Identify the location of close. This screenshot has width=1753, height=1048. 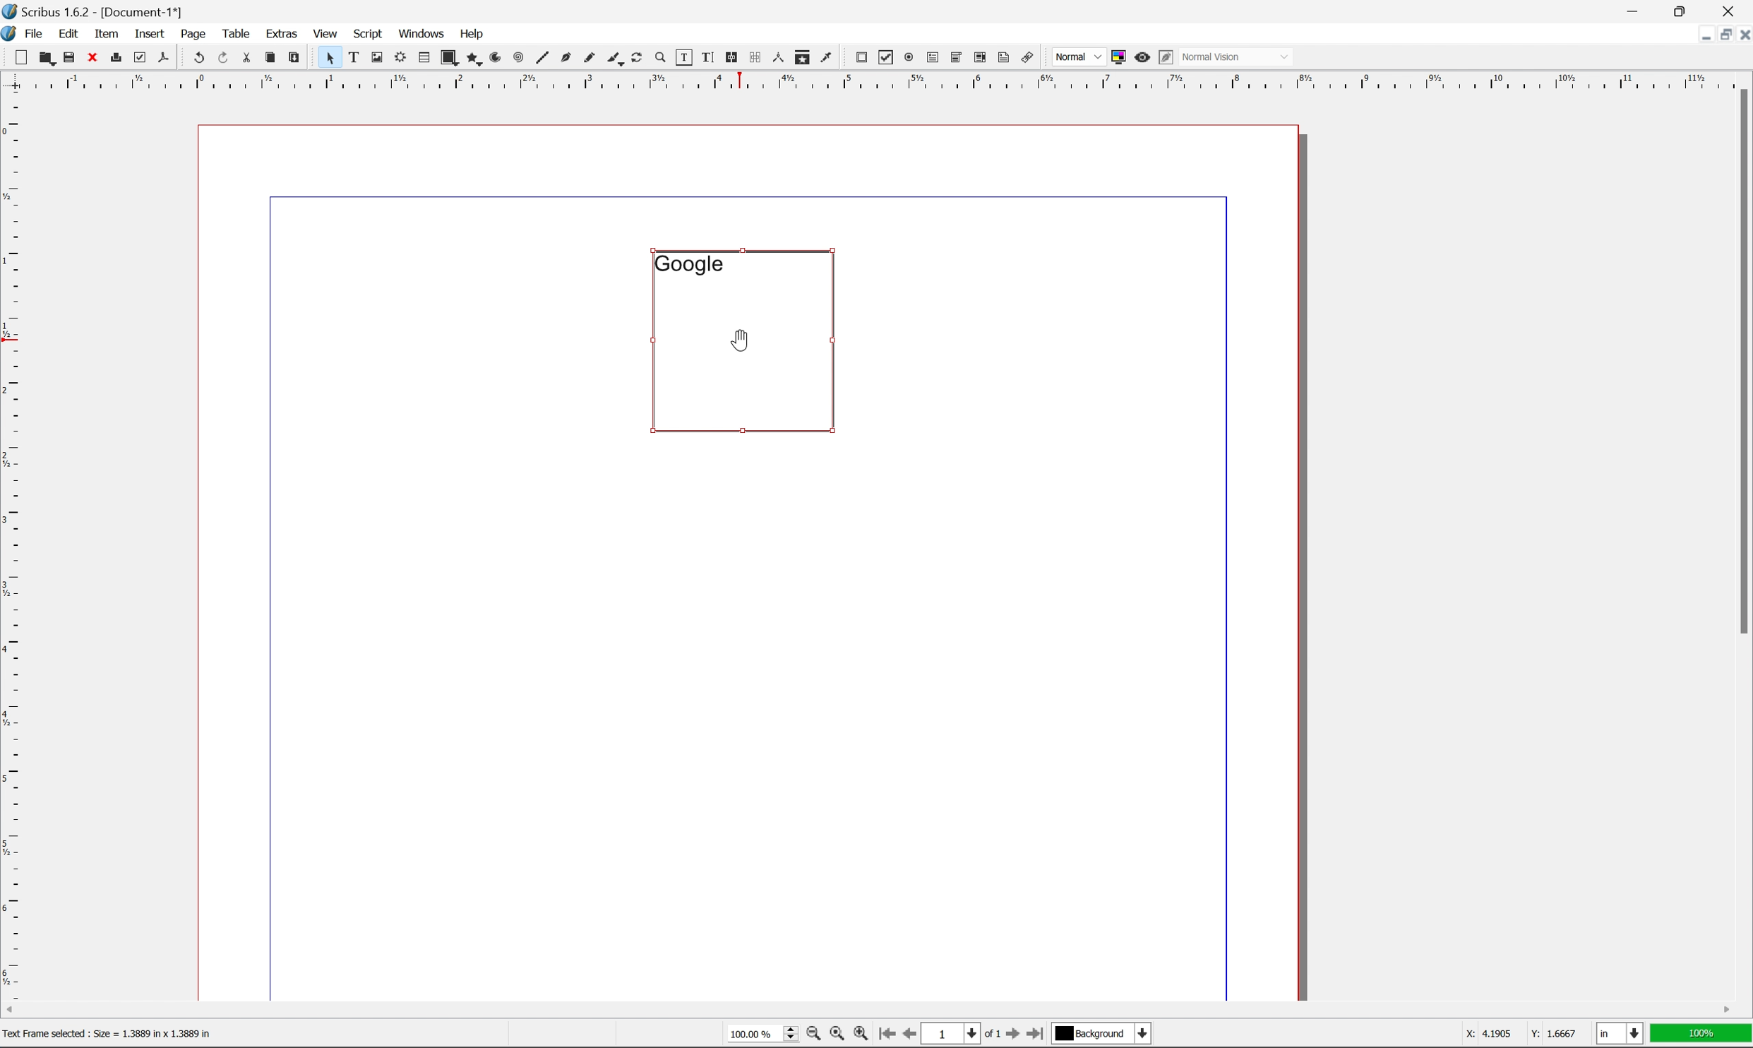
(1742, 34).